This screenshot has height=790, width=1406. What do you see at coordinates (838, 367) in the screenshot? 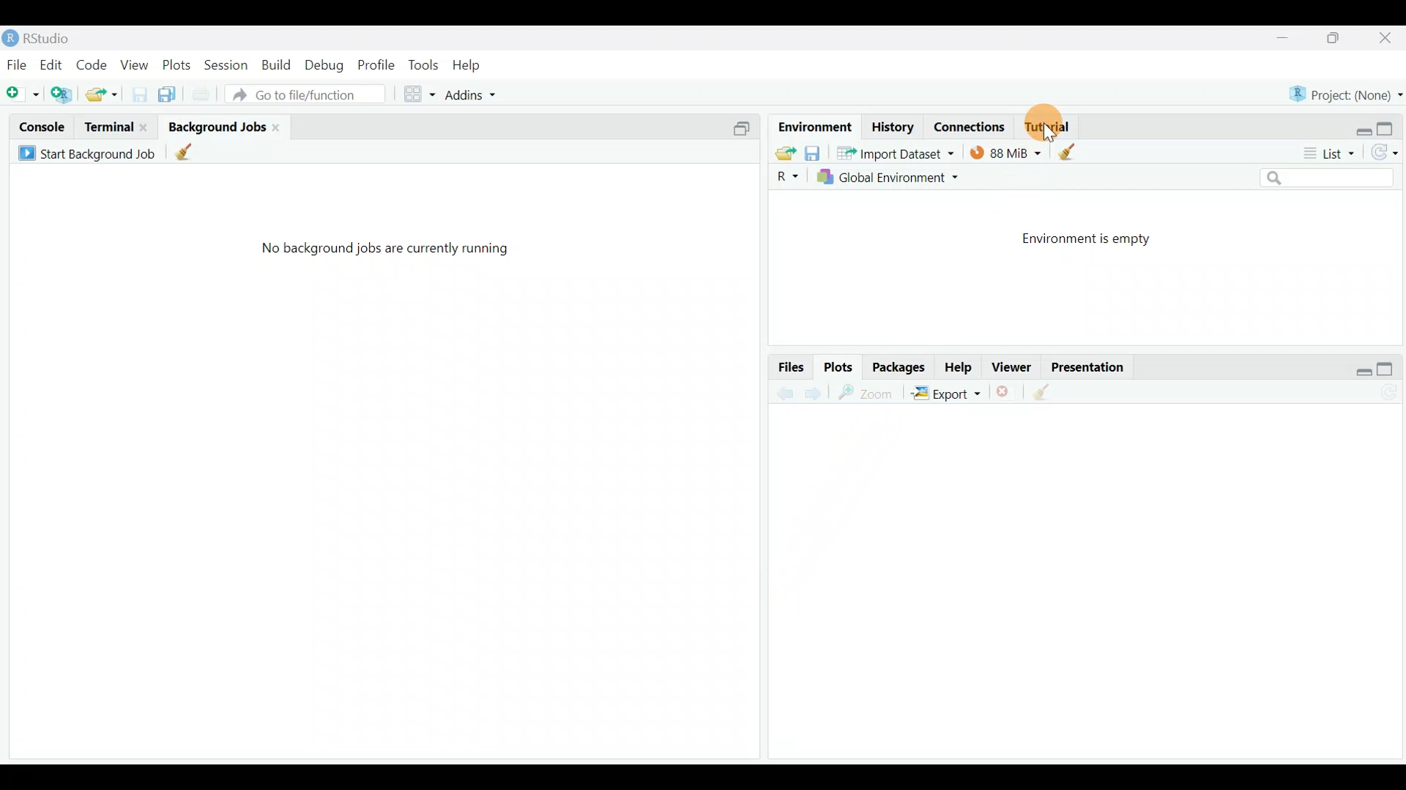
I see `Plots` at bounding box center [838, 367].